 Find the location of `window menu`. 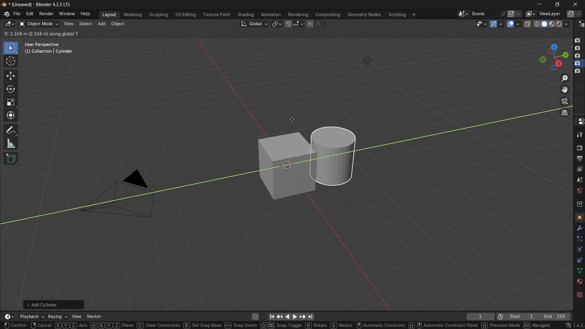

window menu is located at coordinates (67, 14).